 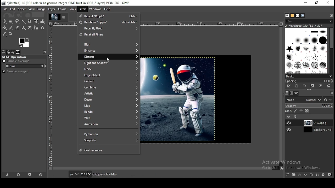 I want to click on animation, so click(x=109, y=124).